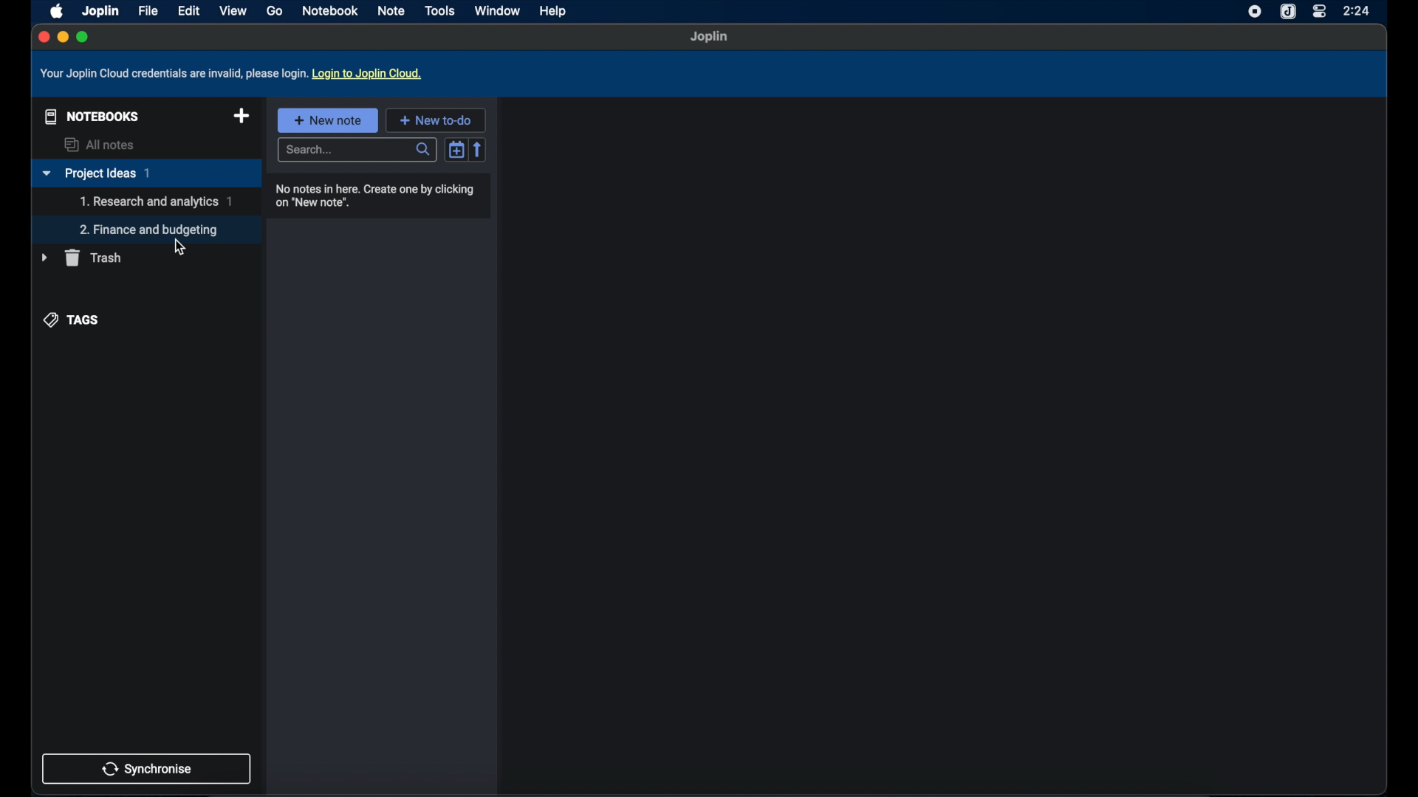 Image resolution: width=1418 pixels, height=797 pixels. What do you see at coordinates (101, 145) in the screenshot?
I see `all notes` at bounding box center [101, 145].